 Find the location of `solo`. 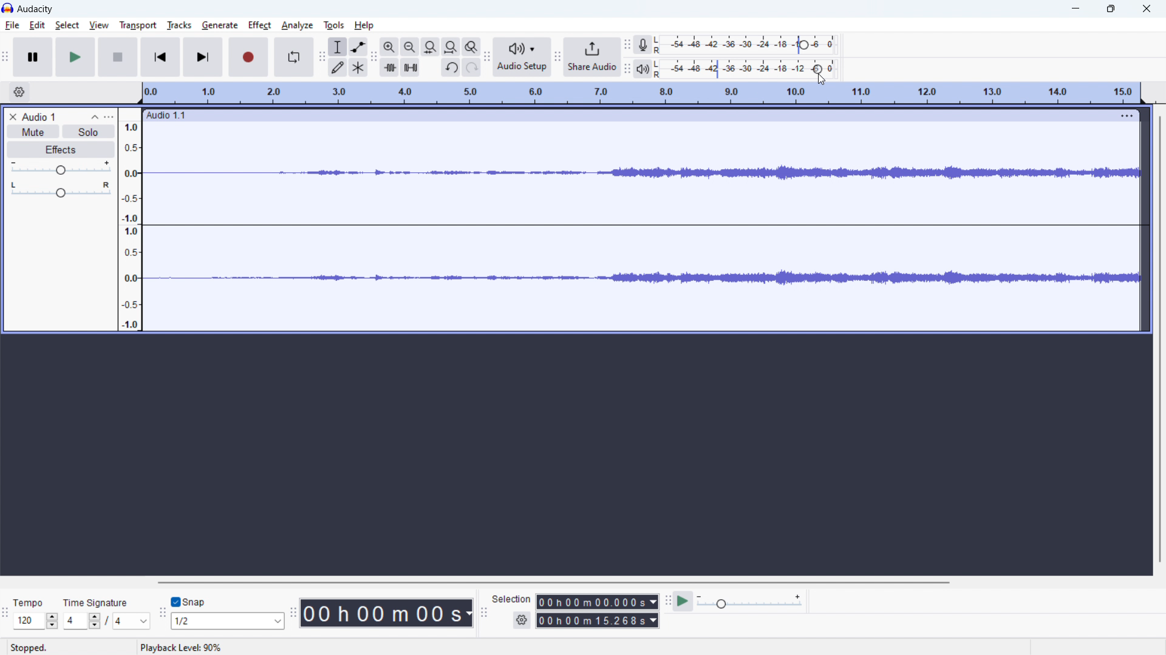

solo is located at coordinates (89, 132).